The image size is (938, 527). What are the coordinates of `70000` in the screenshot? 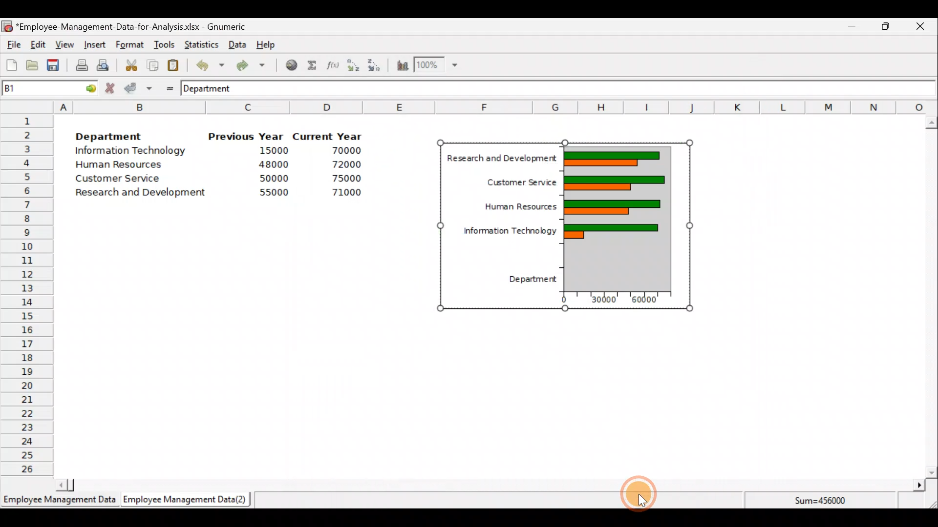 It's located at (343, 151).